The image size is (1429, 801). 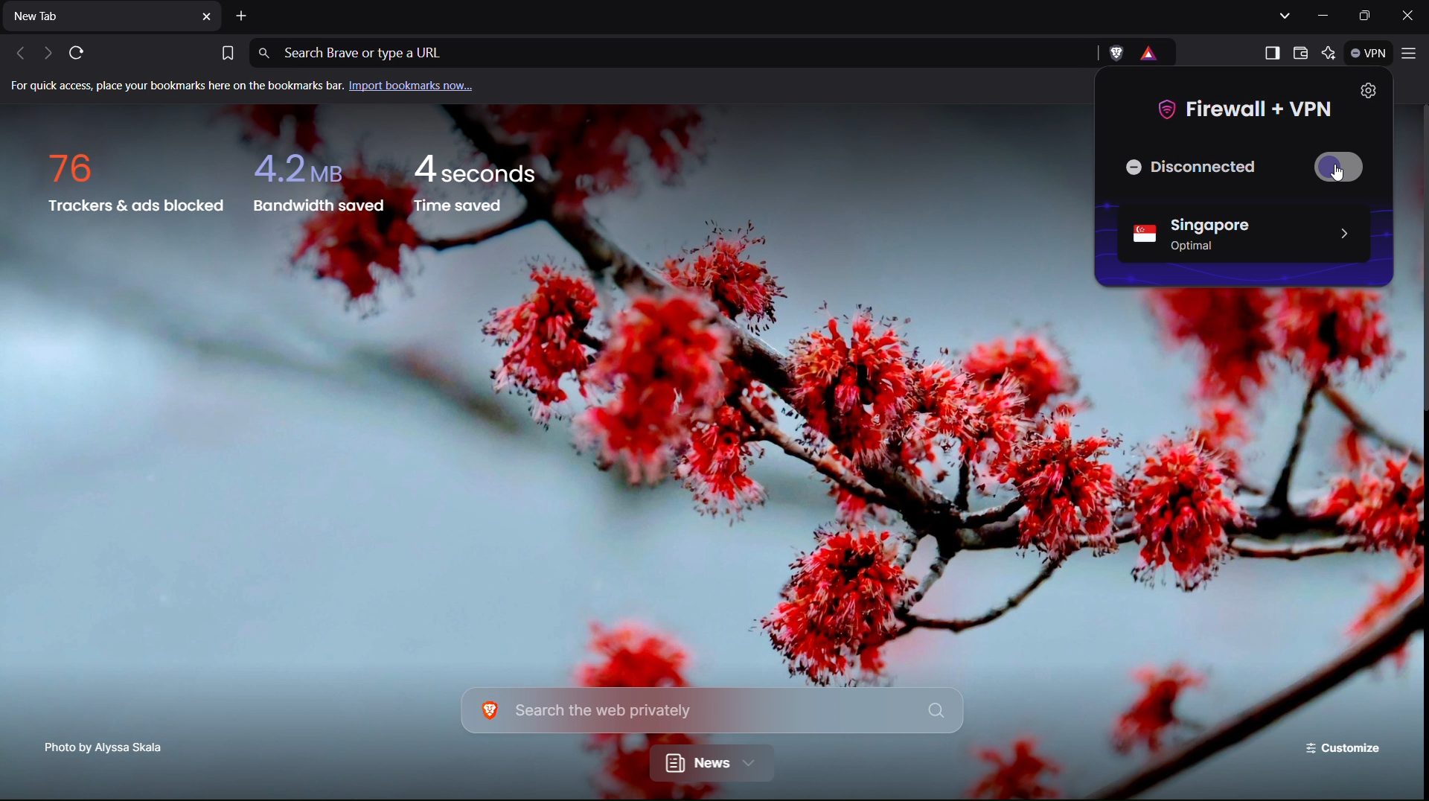 What do you see at coordinates (1345, 167) in the screenshot?
I see `Button` at bounding box center [1345, 167].